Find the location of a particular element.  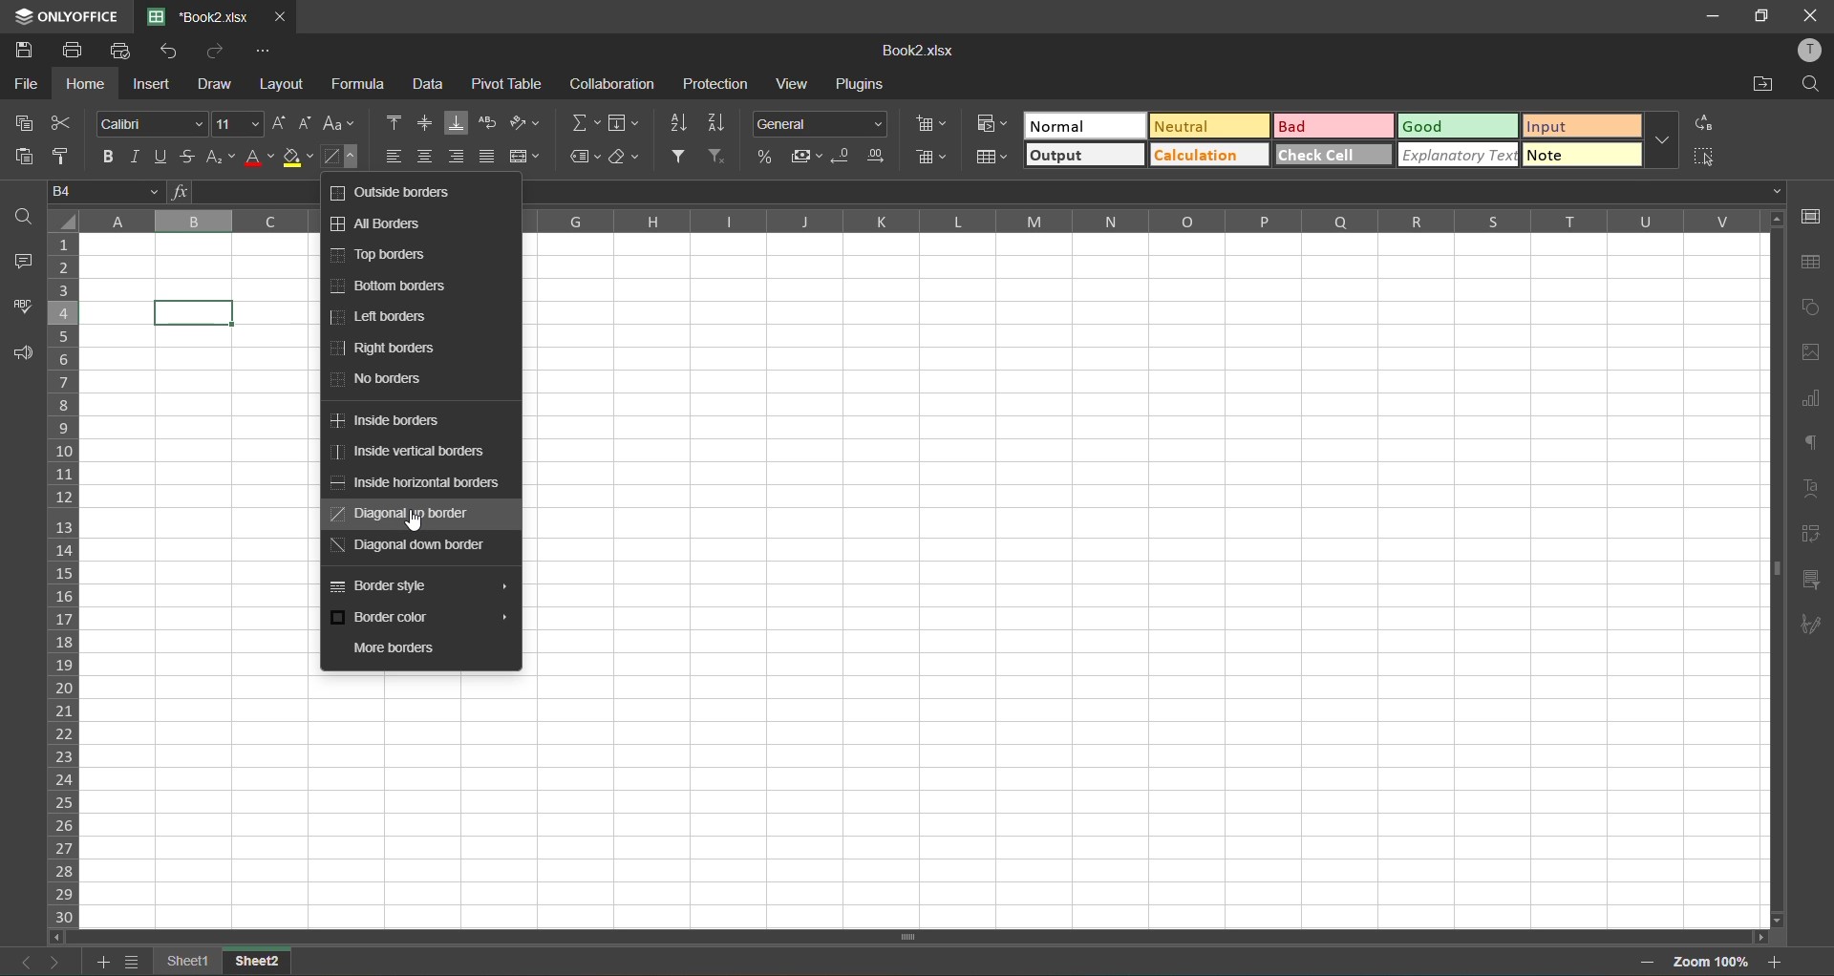

draw is located at coordinates (218, 82).